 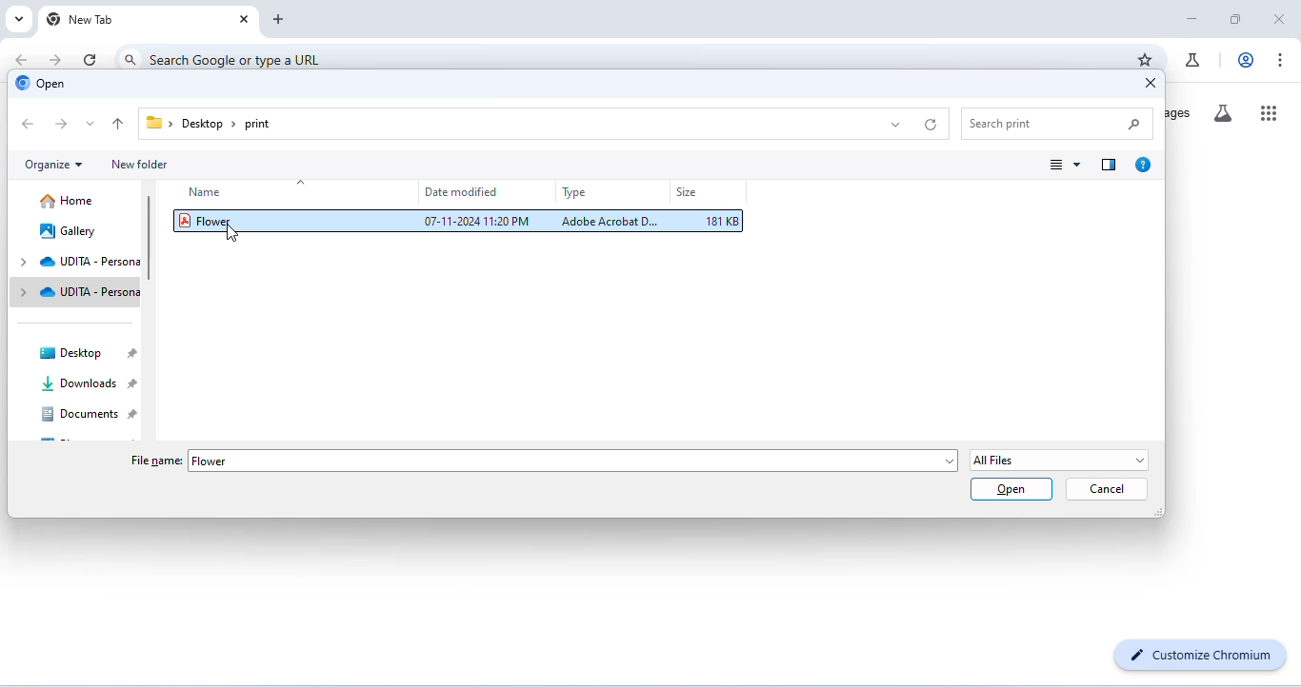 I want to click on drop down, so click(x=304, y=184).